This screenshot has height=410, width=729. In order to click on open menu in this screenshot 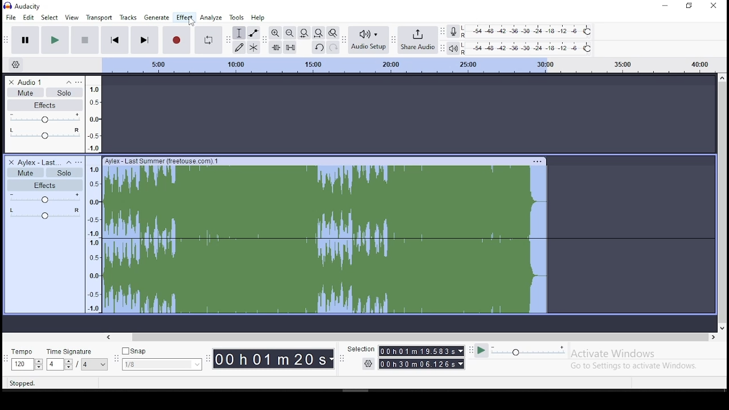, I will do `click(79, 162)`.